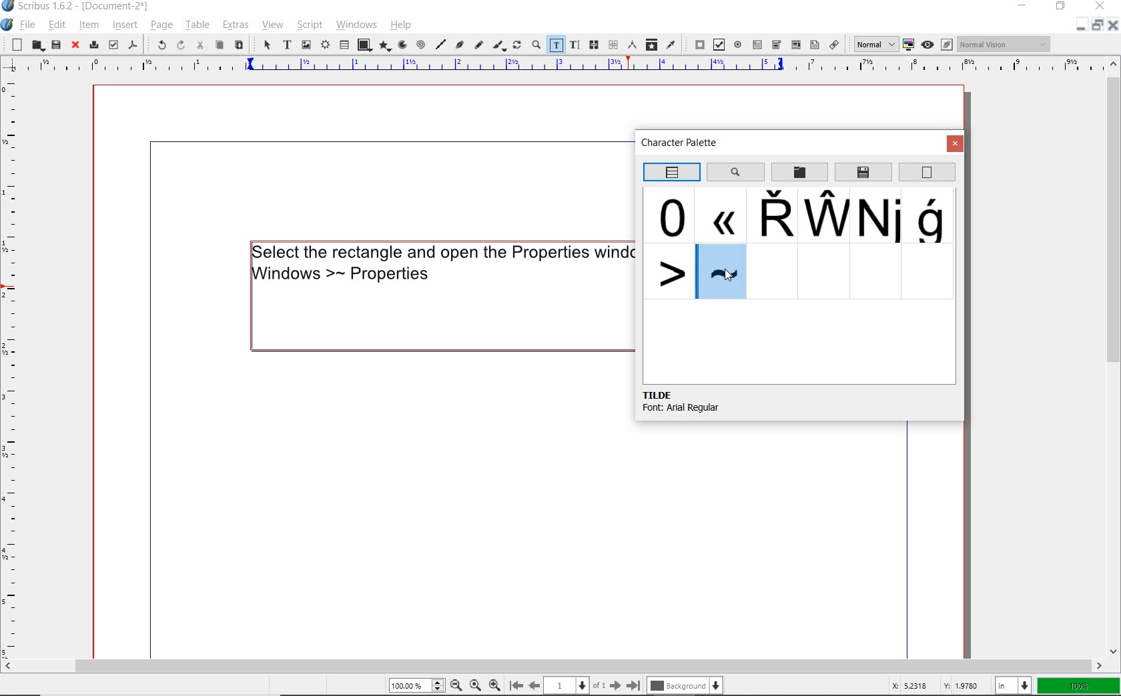  I want to click on Text annotation, so click(813, 45).